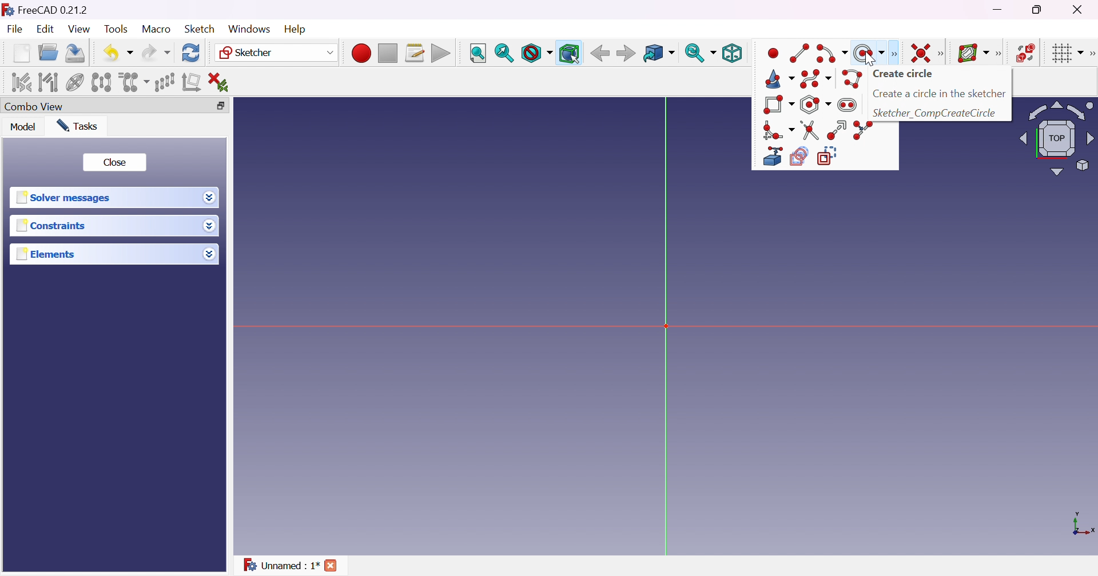  What do you see at coordinates (192, 82) in the screenshot?
I see `Remove axes alignment` at bounding box center [192, 82].